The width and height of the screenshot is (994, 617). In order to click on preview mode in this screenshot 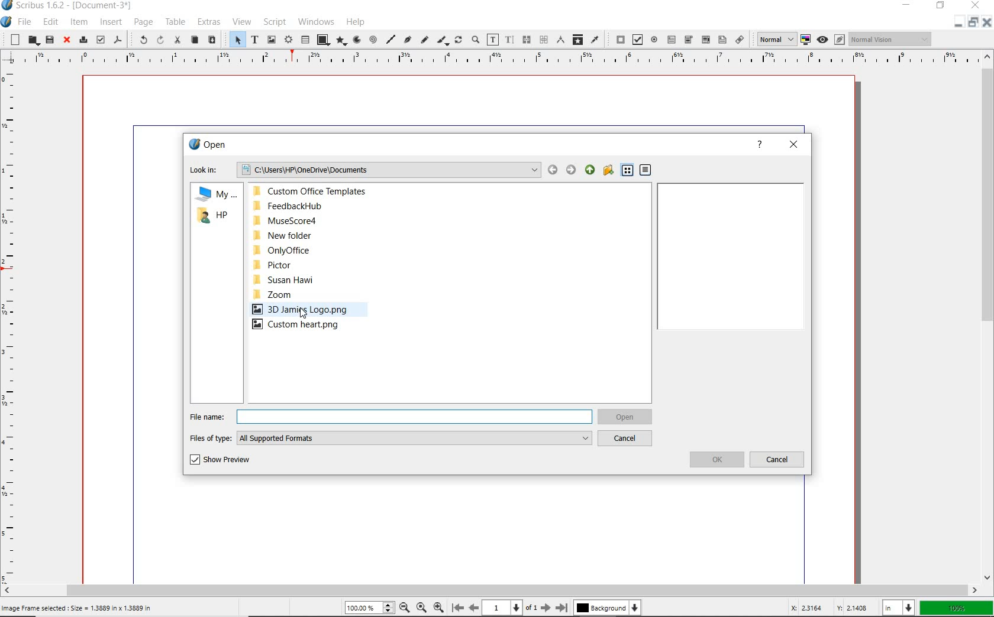, I will do `click(831, 39)`.